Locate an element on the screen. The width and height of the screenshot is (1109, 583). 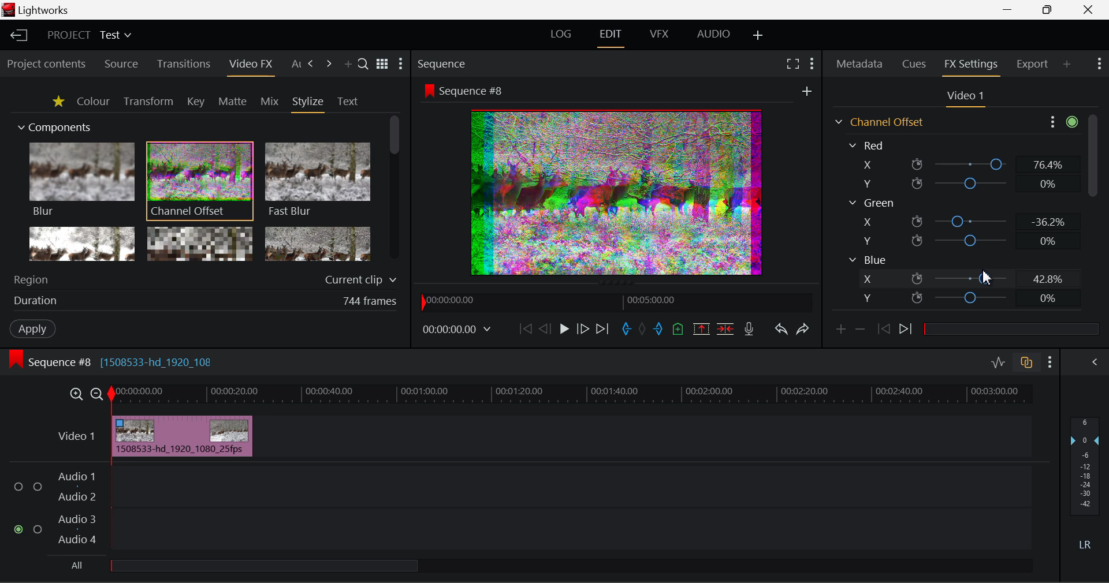
Region is located at coordinates (207, 278).